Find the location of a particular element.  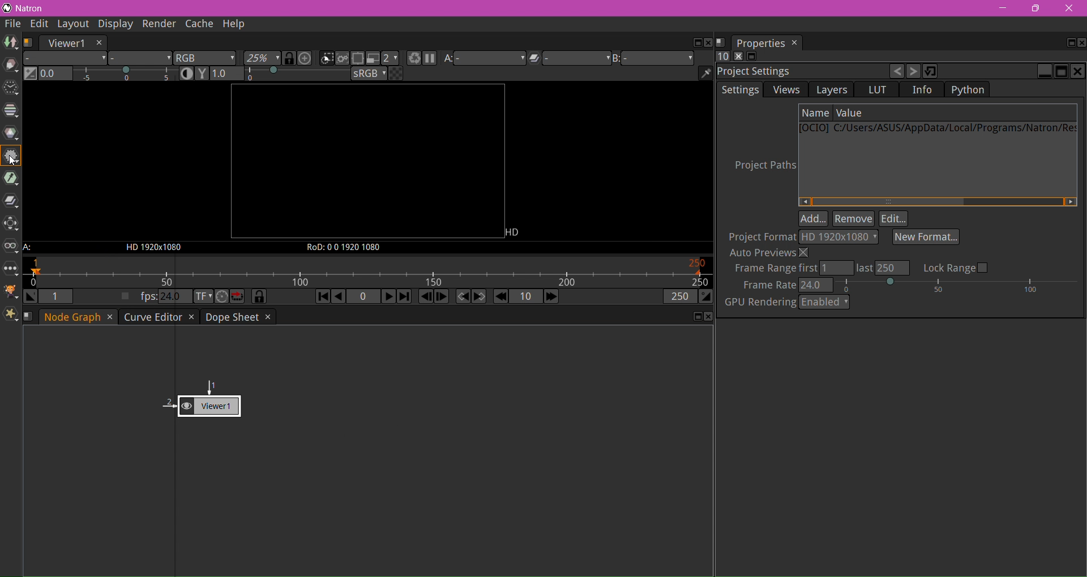

Alpha channel is located at coordinates (140, 59).